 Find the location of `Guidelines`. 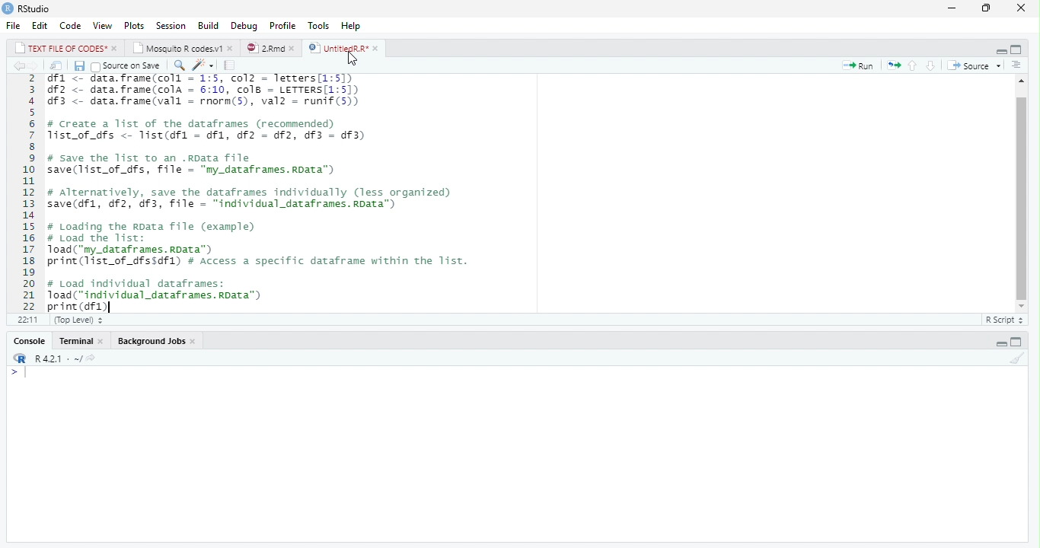

Guidelines is located at coordinates (231, 65).